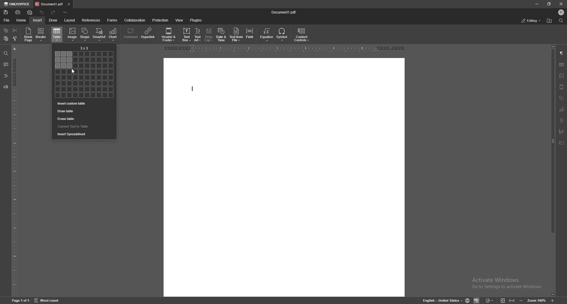 This screenshot has width=567, height=304. What do you see at coordinates (283, 178) in the screenshot?
I see `document` at bounding box center [283, 178].